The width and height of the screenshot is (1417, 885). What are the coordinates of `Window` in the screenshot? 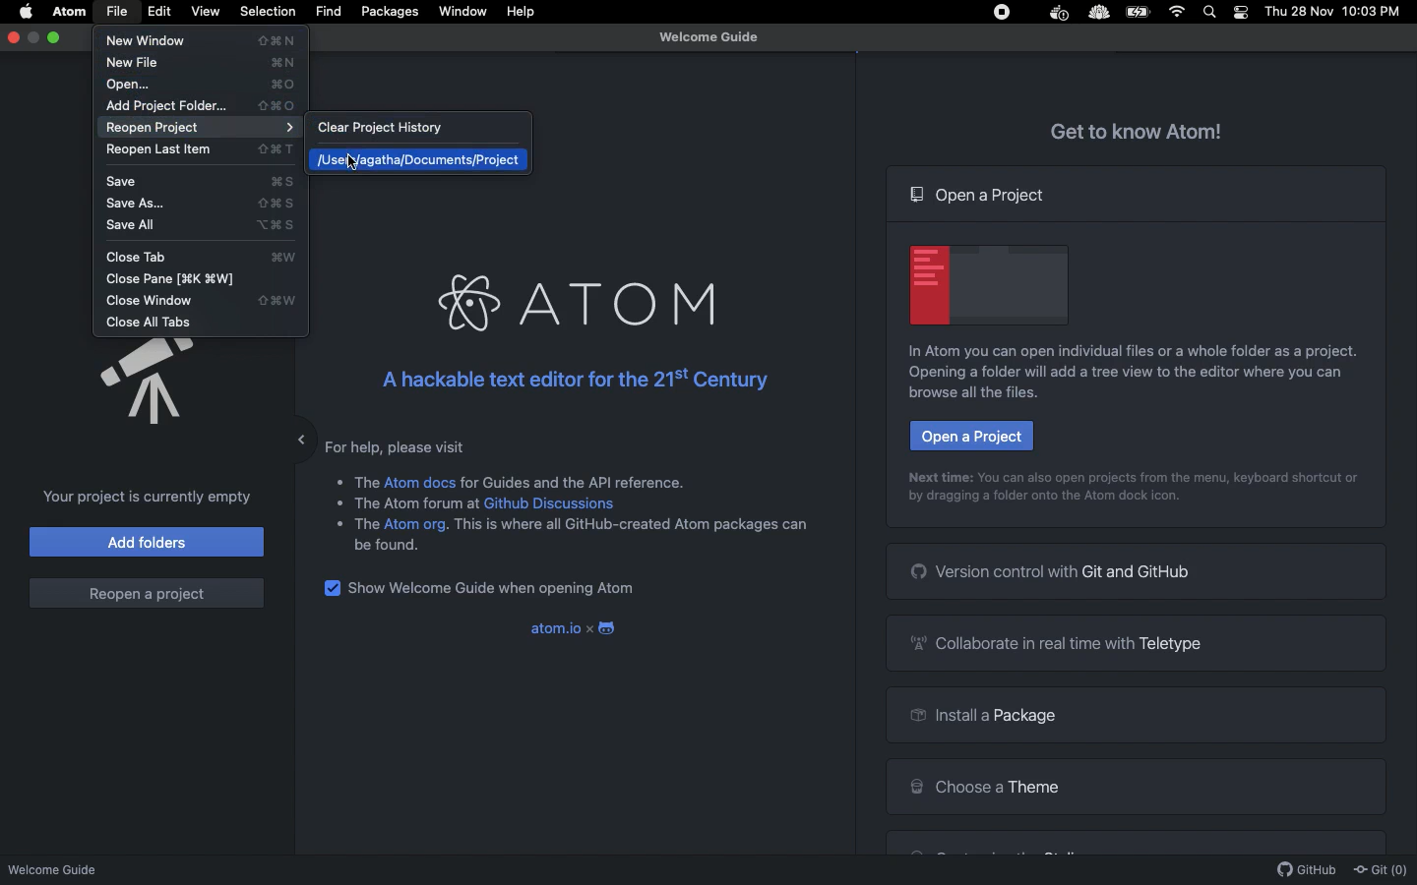 It's located at (463, 12).